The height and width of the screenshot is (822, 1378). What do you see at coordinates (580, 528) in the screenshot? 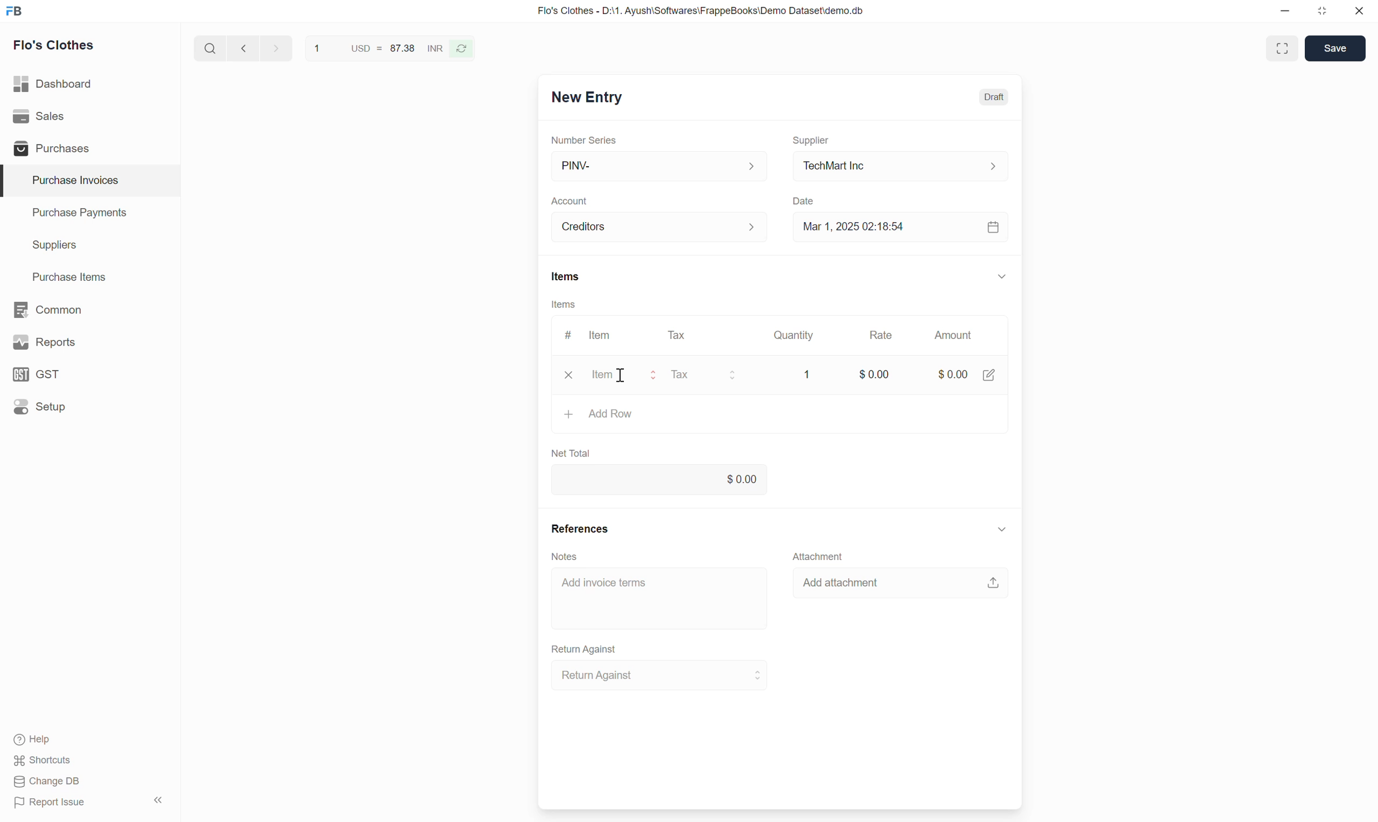
I see `References` at bounding box center [580, 528].